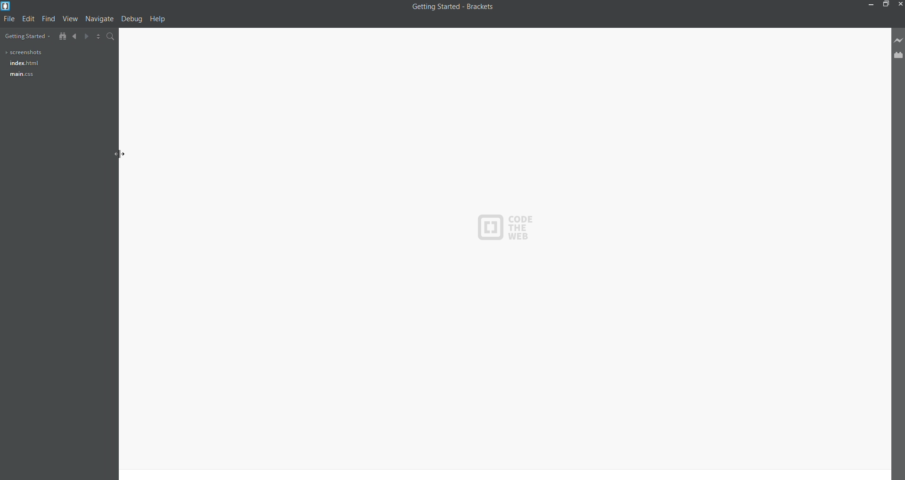  I want to click on forward, so click(82, 36).